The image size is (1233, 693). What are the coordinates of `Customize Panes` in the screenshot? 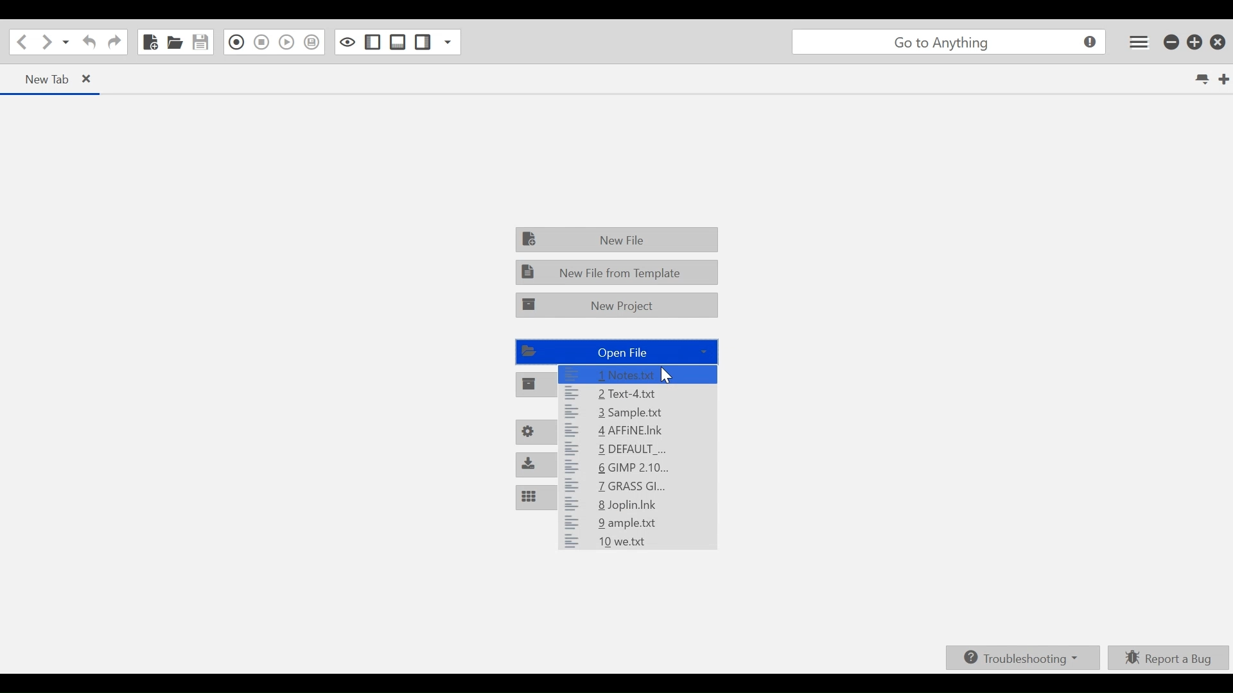 It's located at (536, 496).